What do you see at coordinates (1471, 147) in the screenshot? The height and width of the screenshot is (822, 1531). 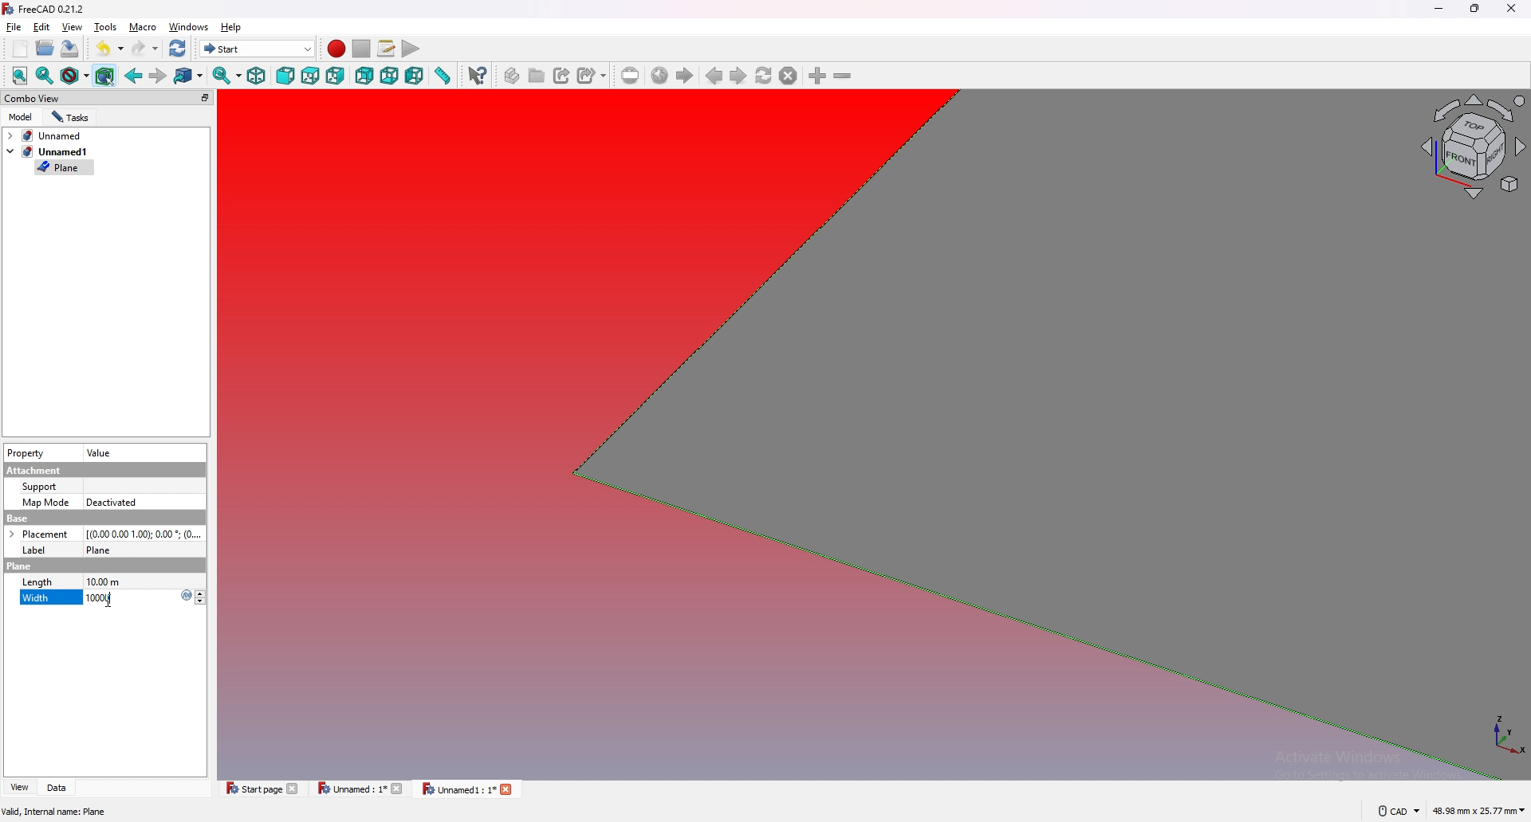 I see `navigation cube` at bounding box center [1471, 147].